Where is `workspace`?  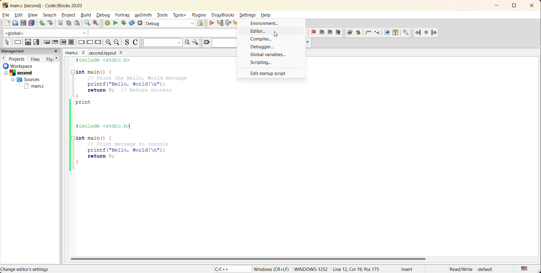 workspace is located at coordinates (17, 66).